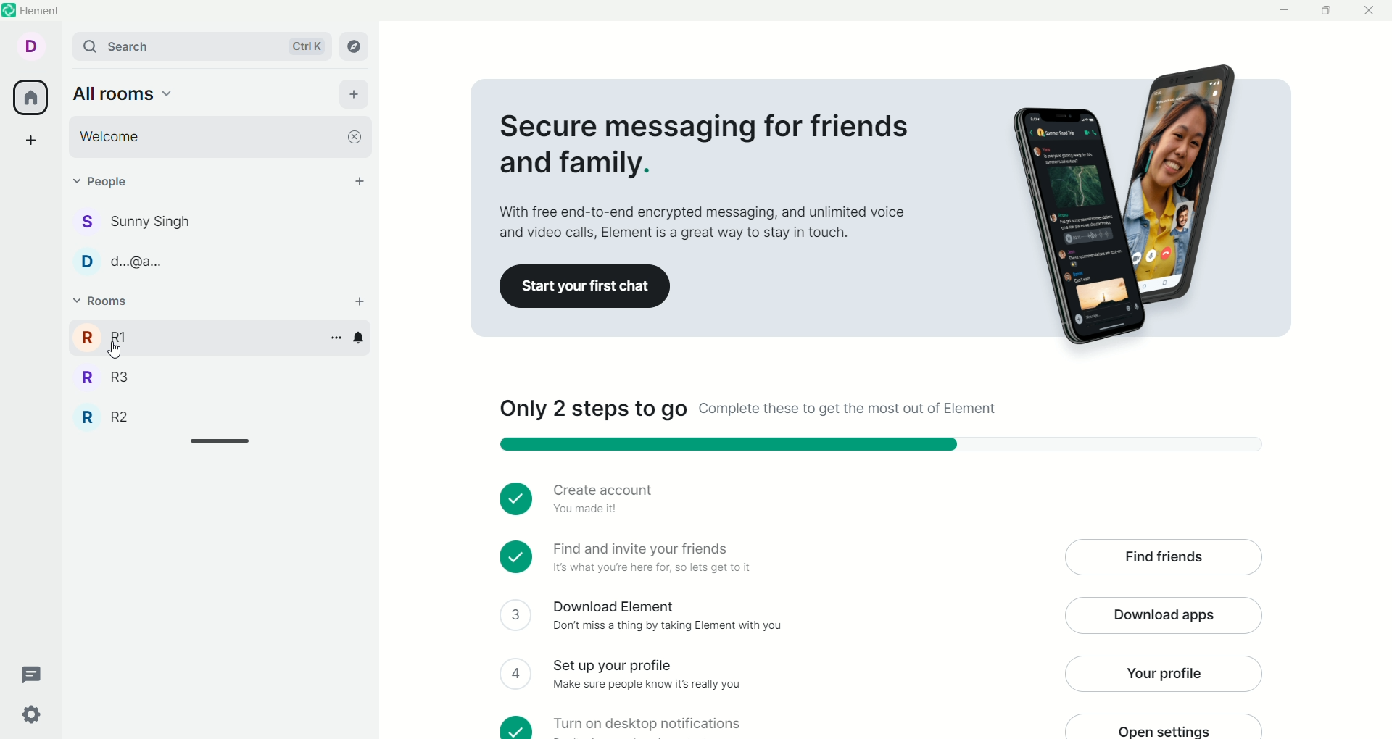 Image resolution: width=1392 pixels, height=739 pixels. Describe the element at coordinates (515, 556) in the screenshot. I see `Indicates step is done` at that location.